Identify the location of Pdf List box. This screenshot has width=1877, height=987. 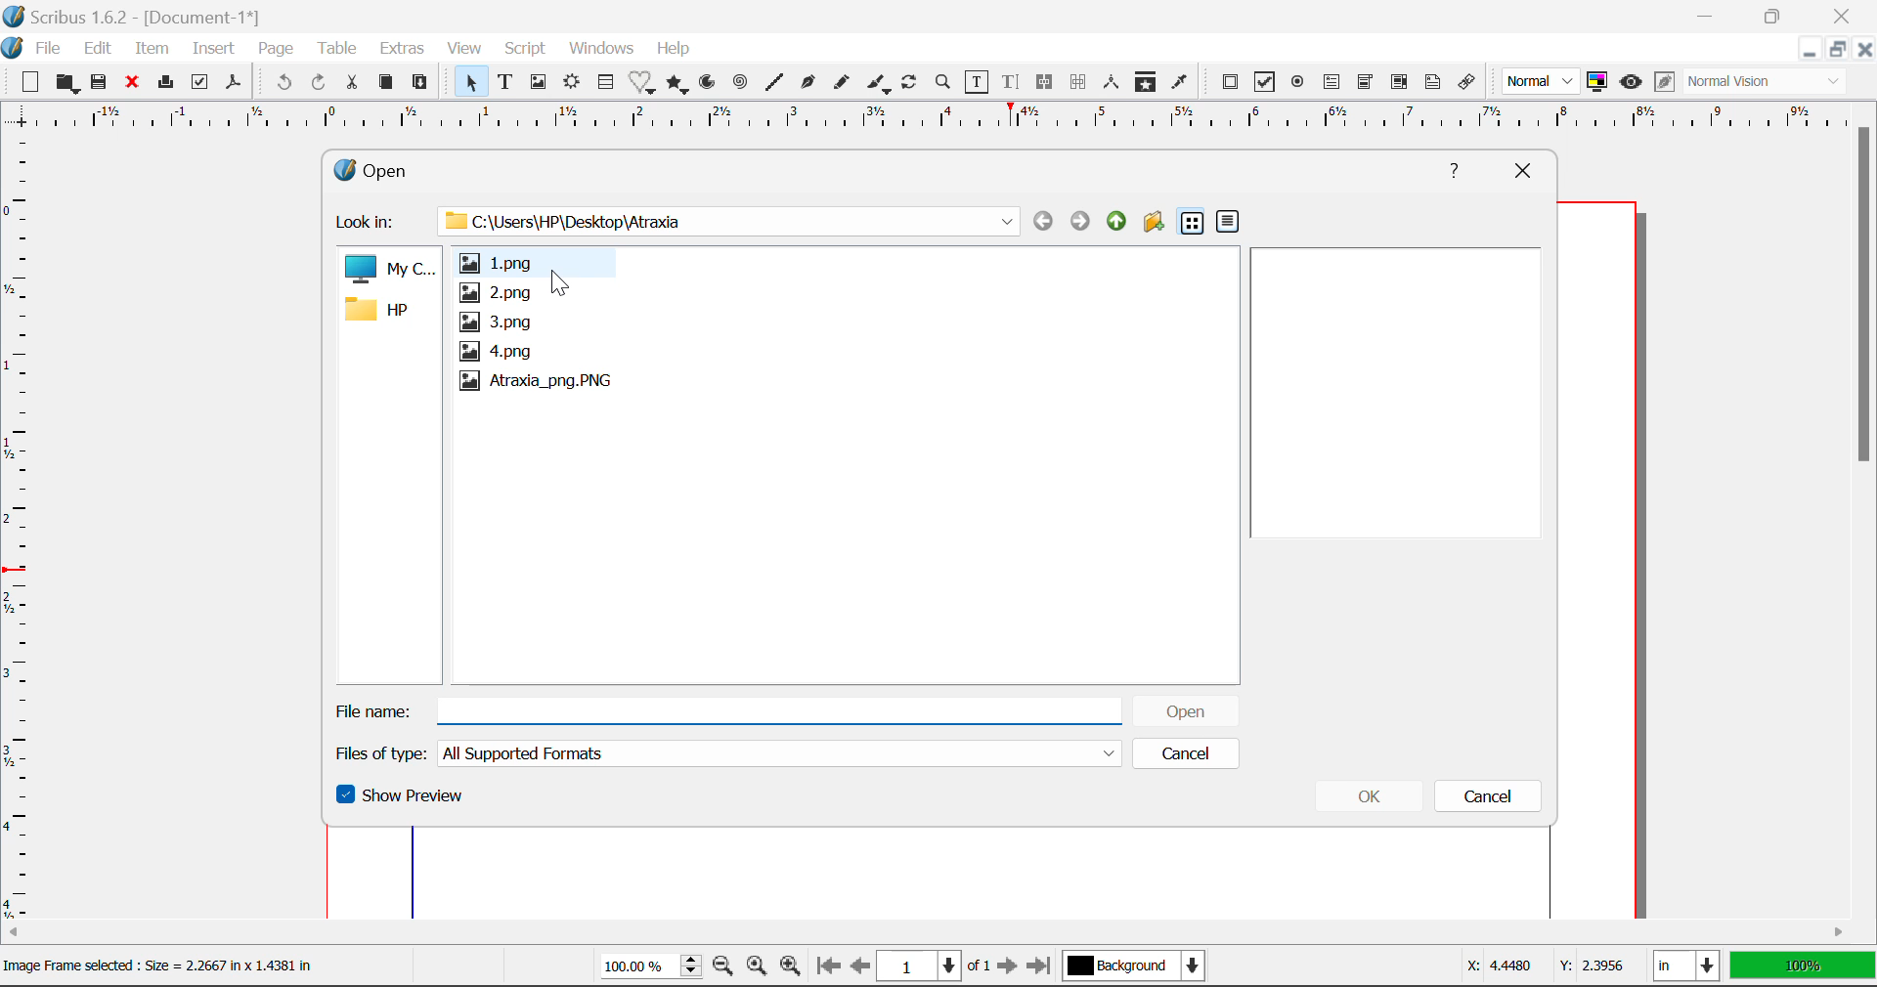
(1401, 84).